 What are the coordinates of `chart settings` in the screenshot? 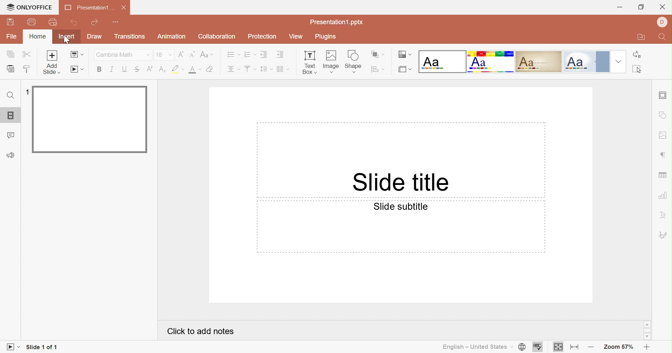 It's located at (662, 197).